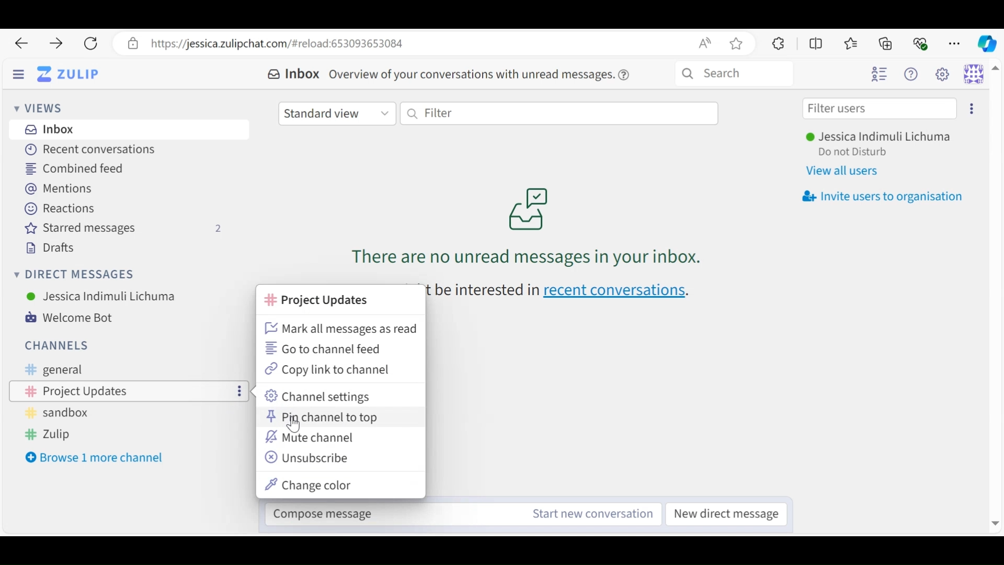  What do you see at coordinates (104, 390) in the screenshot?
I see `Channel` at bounding box center [104, 390].